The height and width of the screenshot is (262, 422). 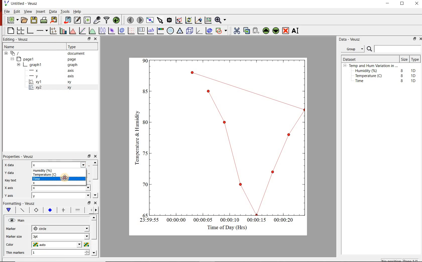 I want to click on 3d graph, so click(x=200, y=31).